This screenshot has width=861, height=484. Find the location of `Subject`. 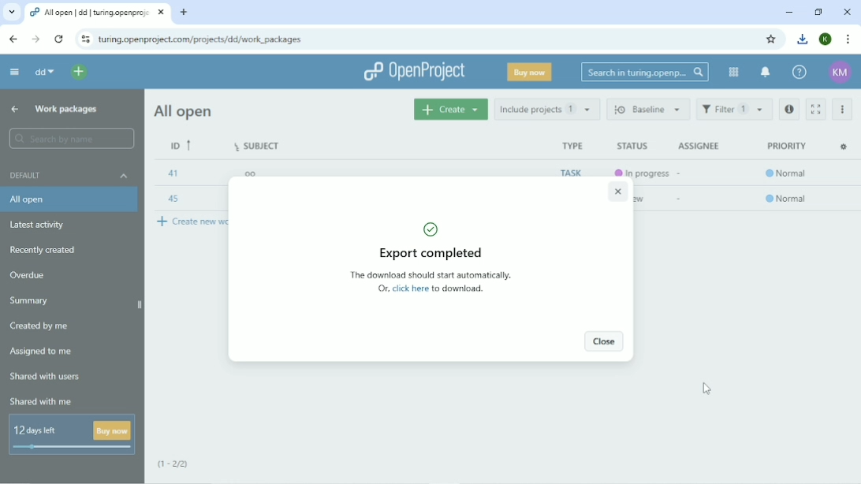

Subject is located at coordinates (259, 144).